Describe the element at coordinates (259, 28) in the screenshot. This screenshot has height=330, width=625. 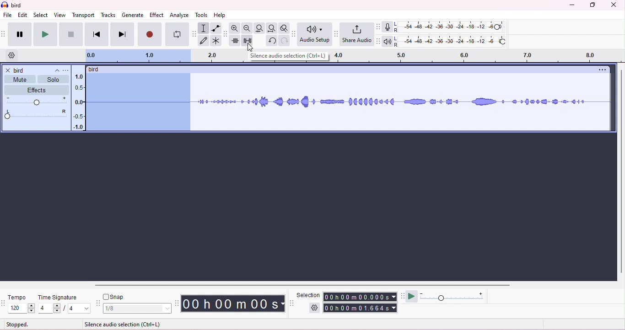
I see `fit selection to width` at that location.